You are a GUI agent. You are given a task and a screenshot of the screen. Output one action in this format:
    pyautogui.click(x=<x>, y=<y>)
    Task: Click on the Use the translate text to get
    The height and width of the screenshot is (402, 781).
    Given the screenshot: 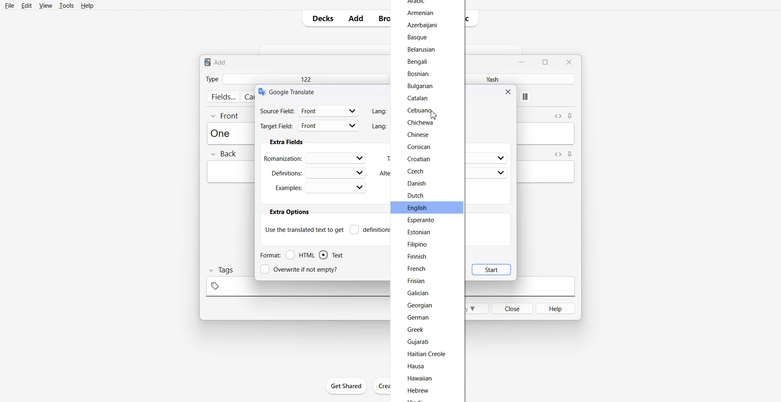 What is the action you would take?
    pyautogui.click(x=304, y=229)
    